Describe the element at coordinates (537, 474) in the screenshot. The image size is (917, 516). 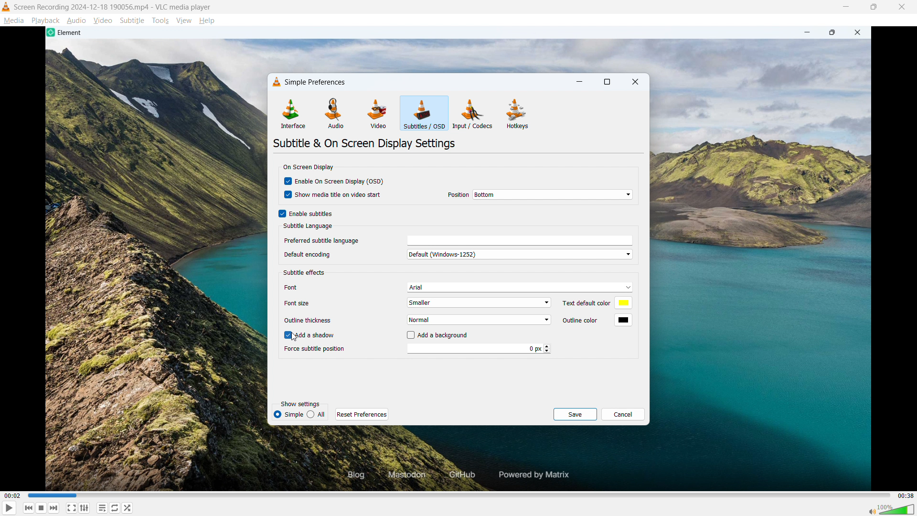
I see `Powered by Matrix` at that location.